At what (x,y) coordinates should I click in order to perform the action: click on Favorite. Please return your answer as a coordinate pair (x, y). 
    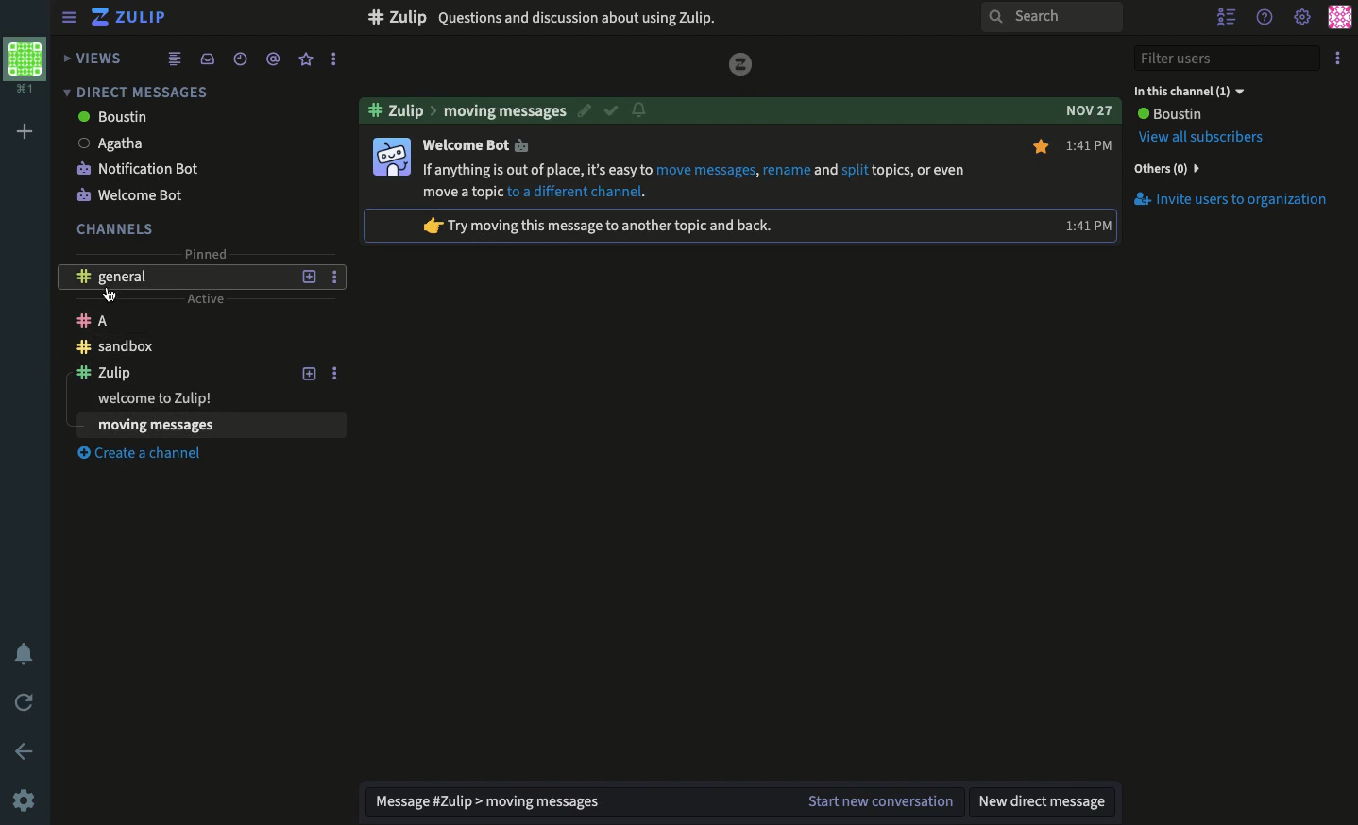
    Looking at the image, I should click on (307, 59).